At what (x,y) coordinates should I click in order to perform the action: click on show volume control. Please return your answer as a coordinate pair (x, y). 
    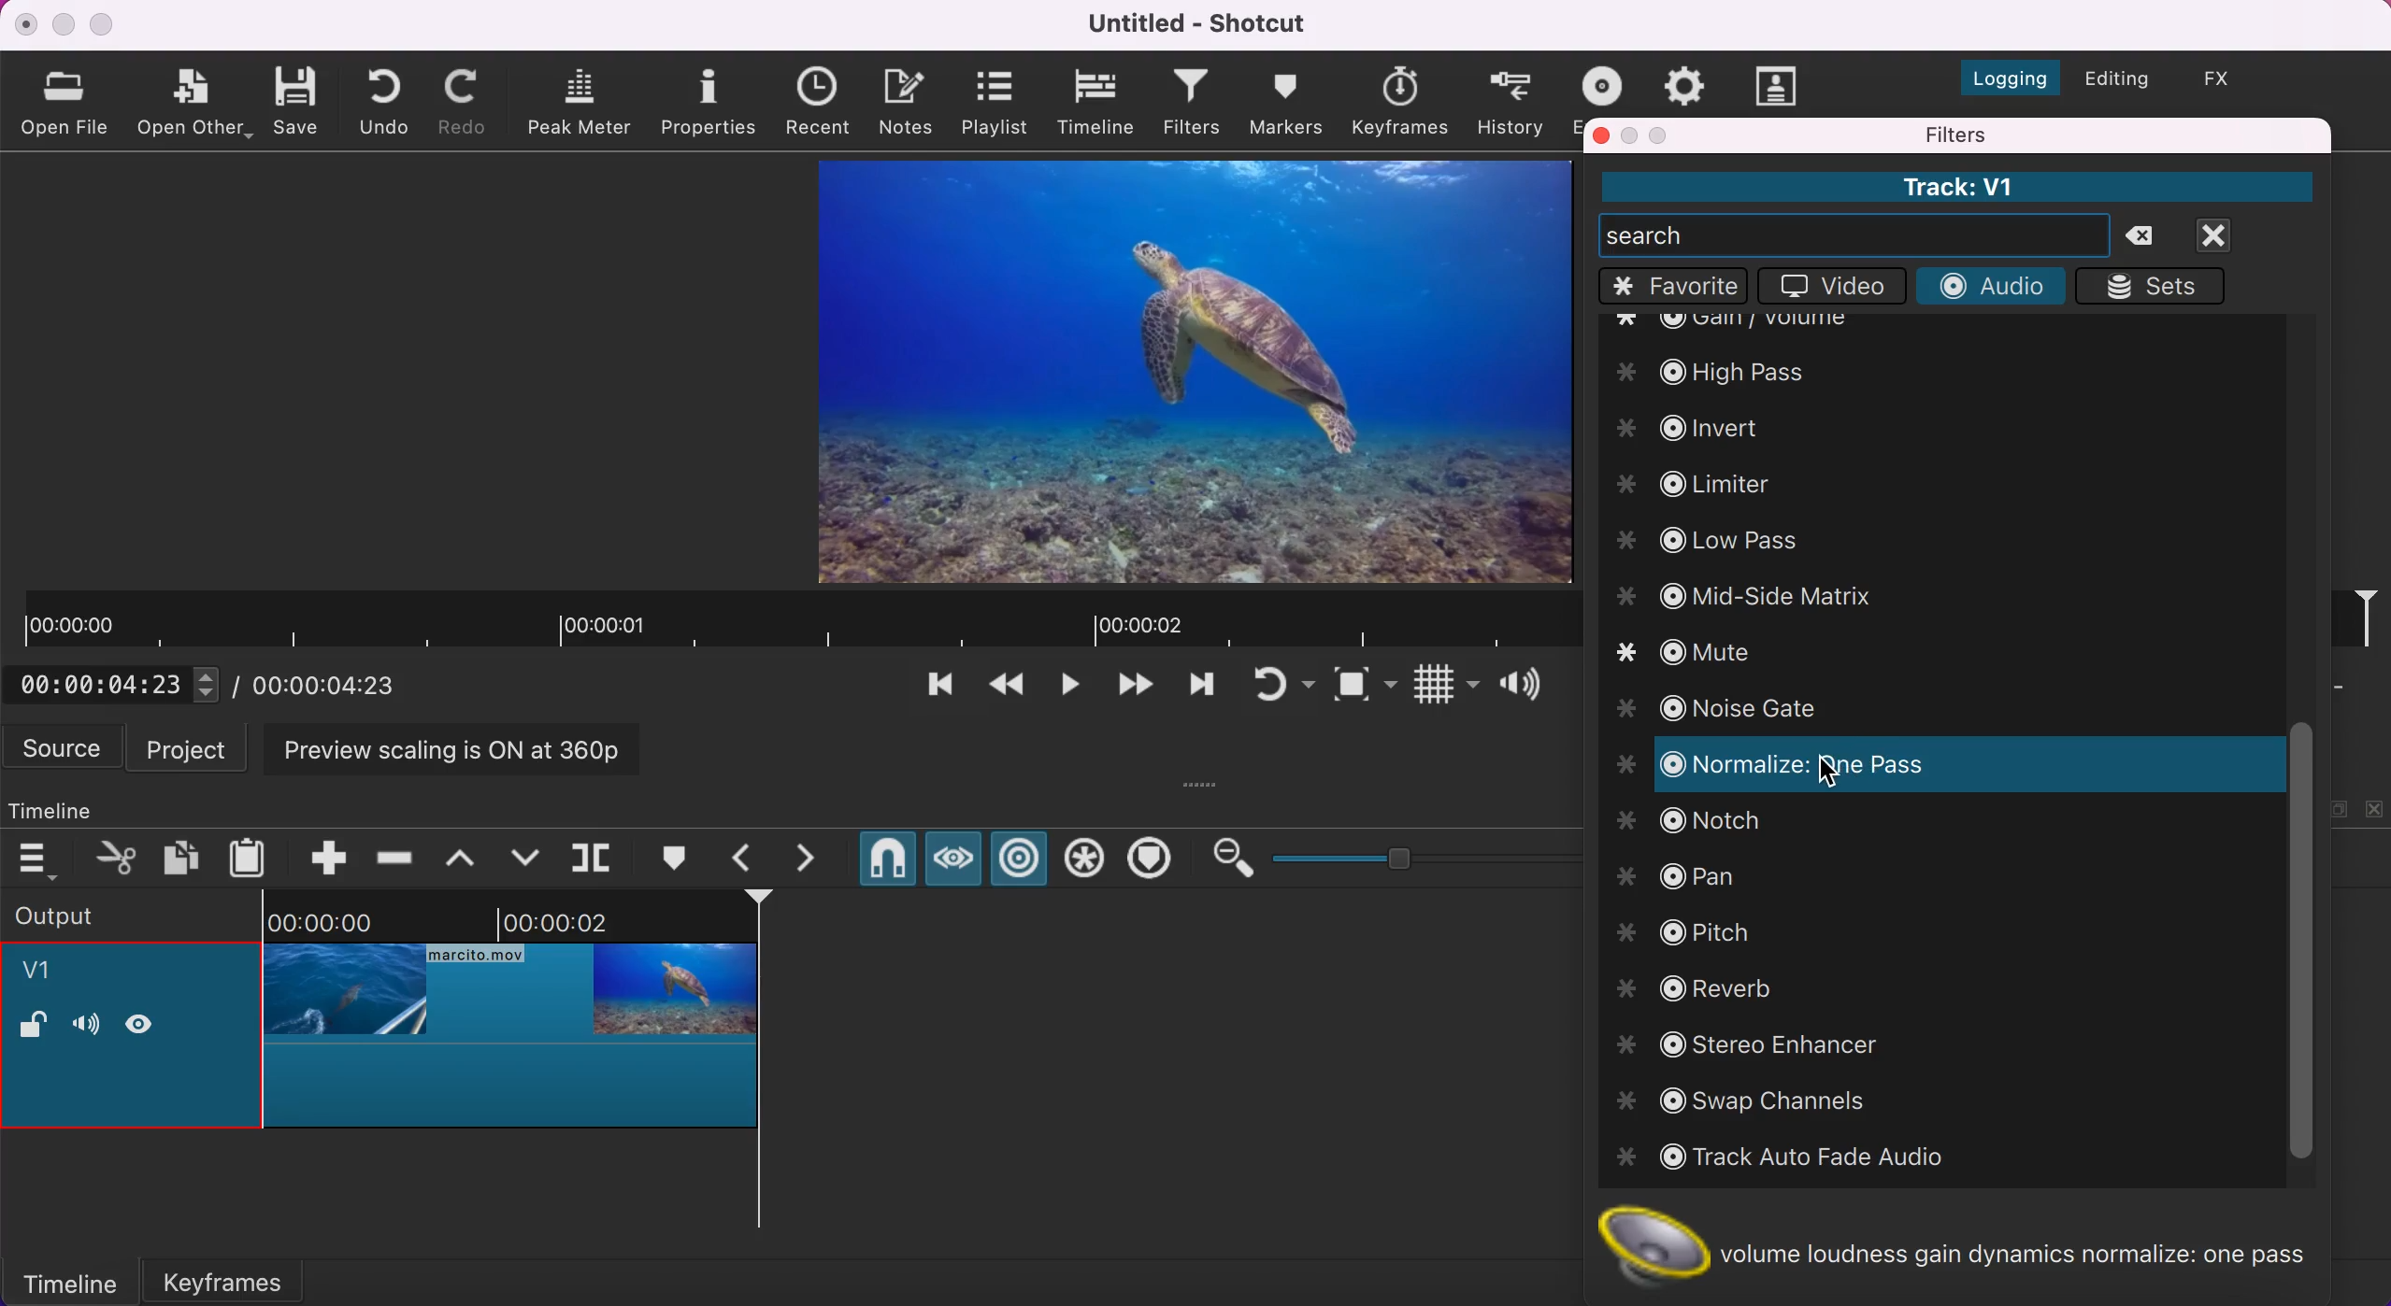
    Looking at the image, I should click on (1527, 688).